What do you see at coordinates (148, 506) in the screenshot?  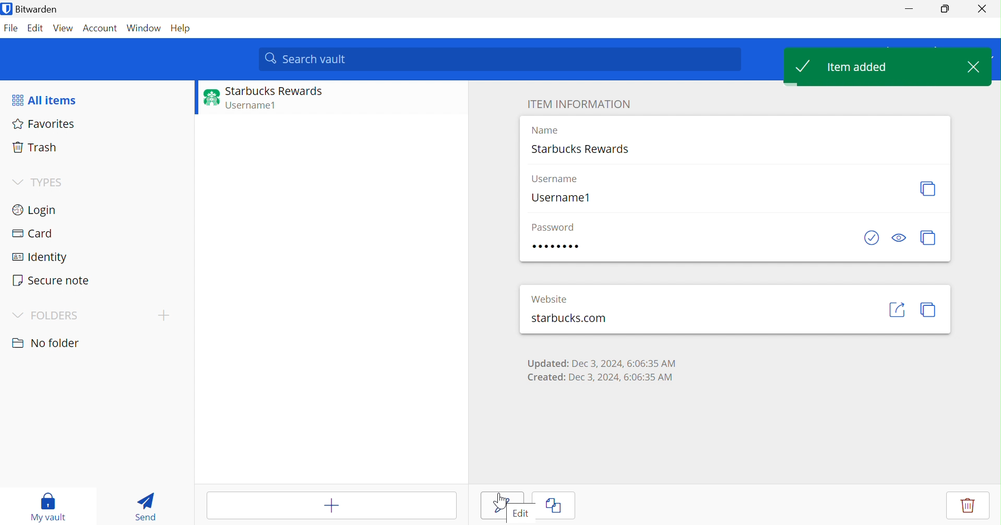 I see `Send` at bounding box center [148, 506].